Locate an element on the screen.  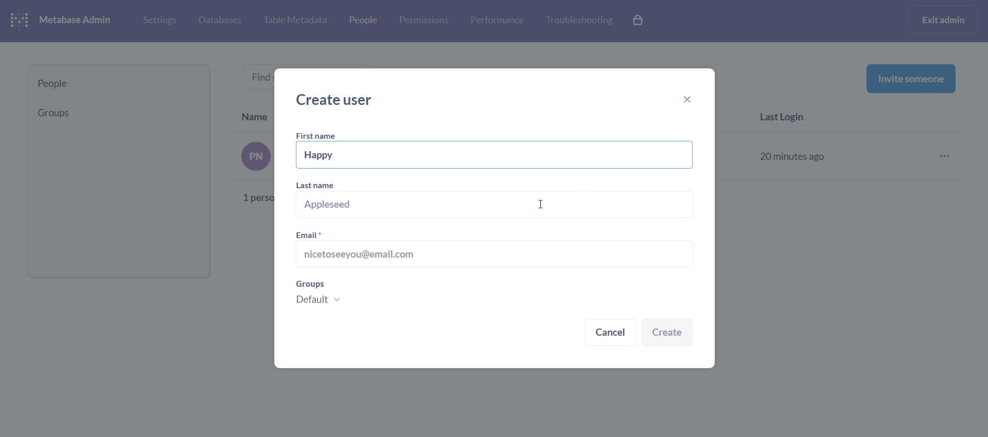
settings is located at coordinates (158, 20).